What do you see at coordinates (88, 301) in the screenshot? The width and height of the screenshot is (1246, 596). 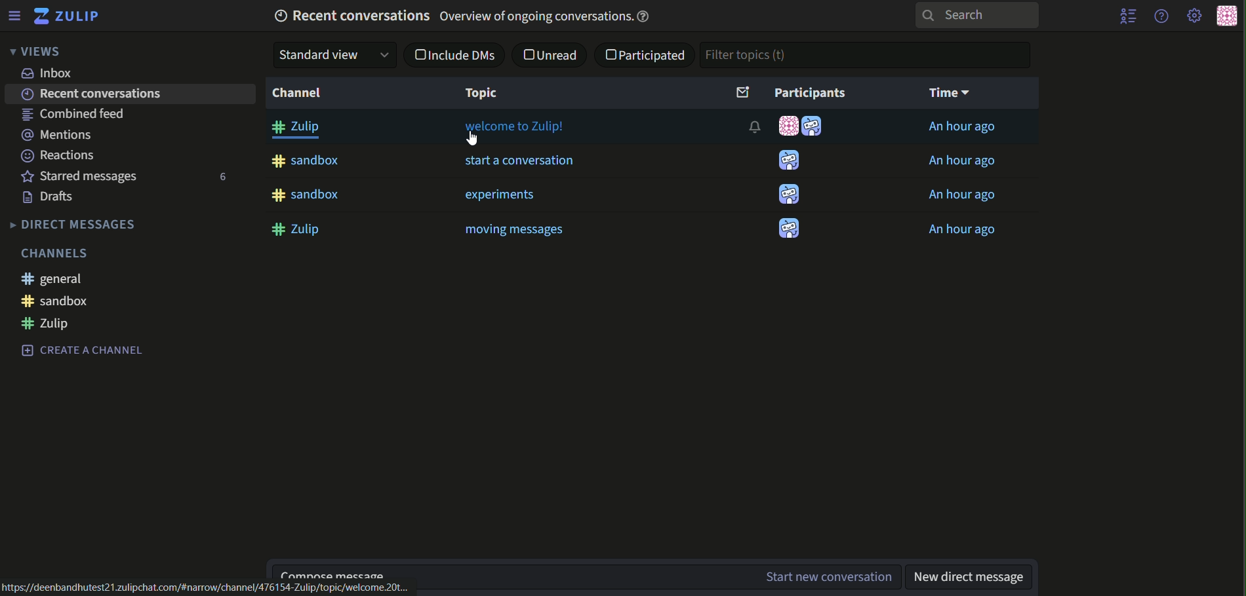 I see `text` at bounding box center [88, 301].